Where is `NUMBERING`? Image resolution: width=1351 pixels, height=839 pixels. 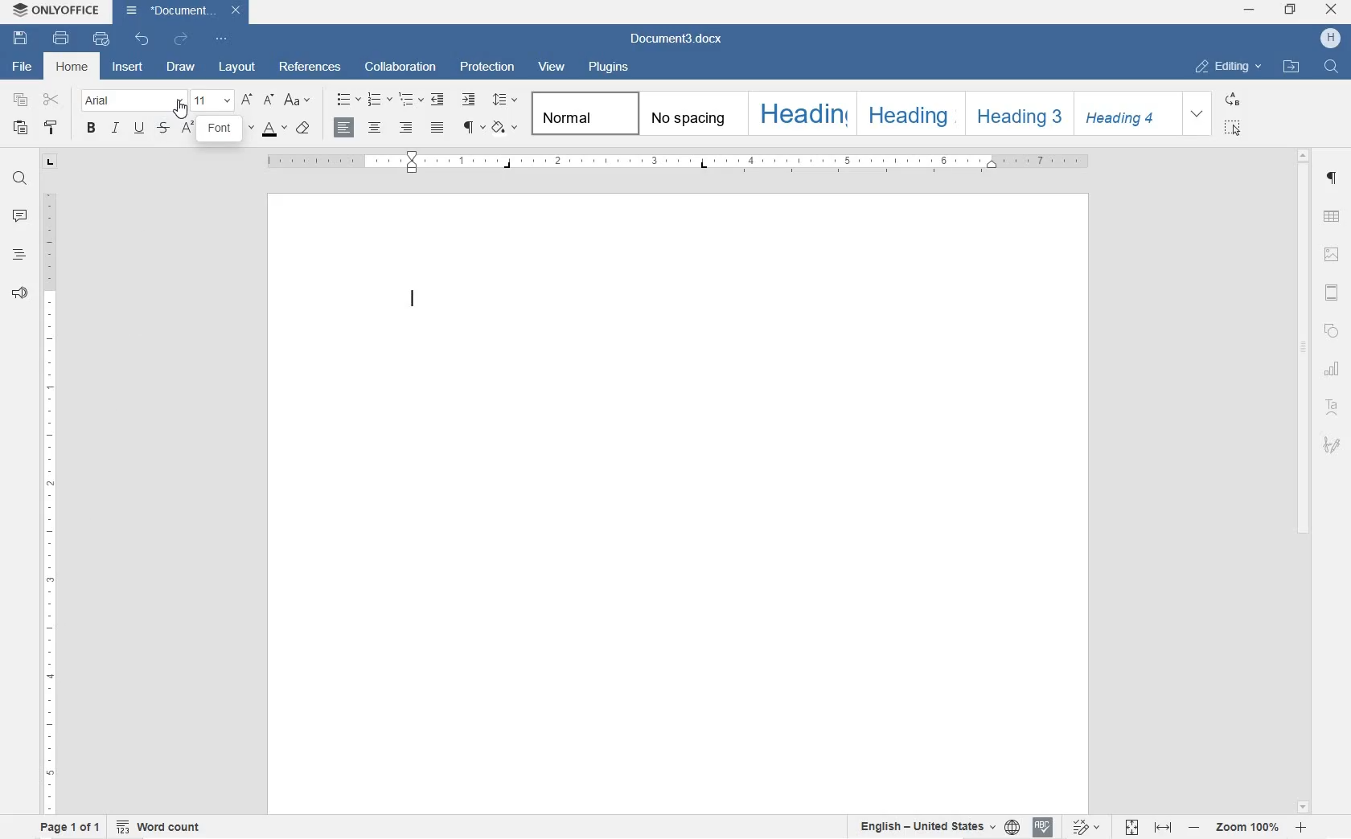 NUMBERING is located at coordinates (377, 100).